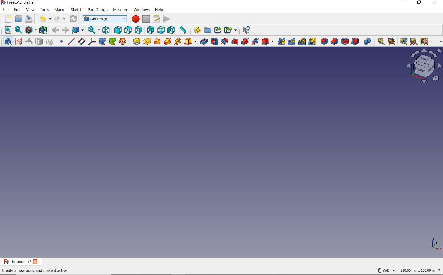  Describe the element at coordinates (55, 30) in the screenshot. I see `back` at that location.